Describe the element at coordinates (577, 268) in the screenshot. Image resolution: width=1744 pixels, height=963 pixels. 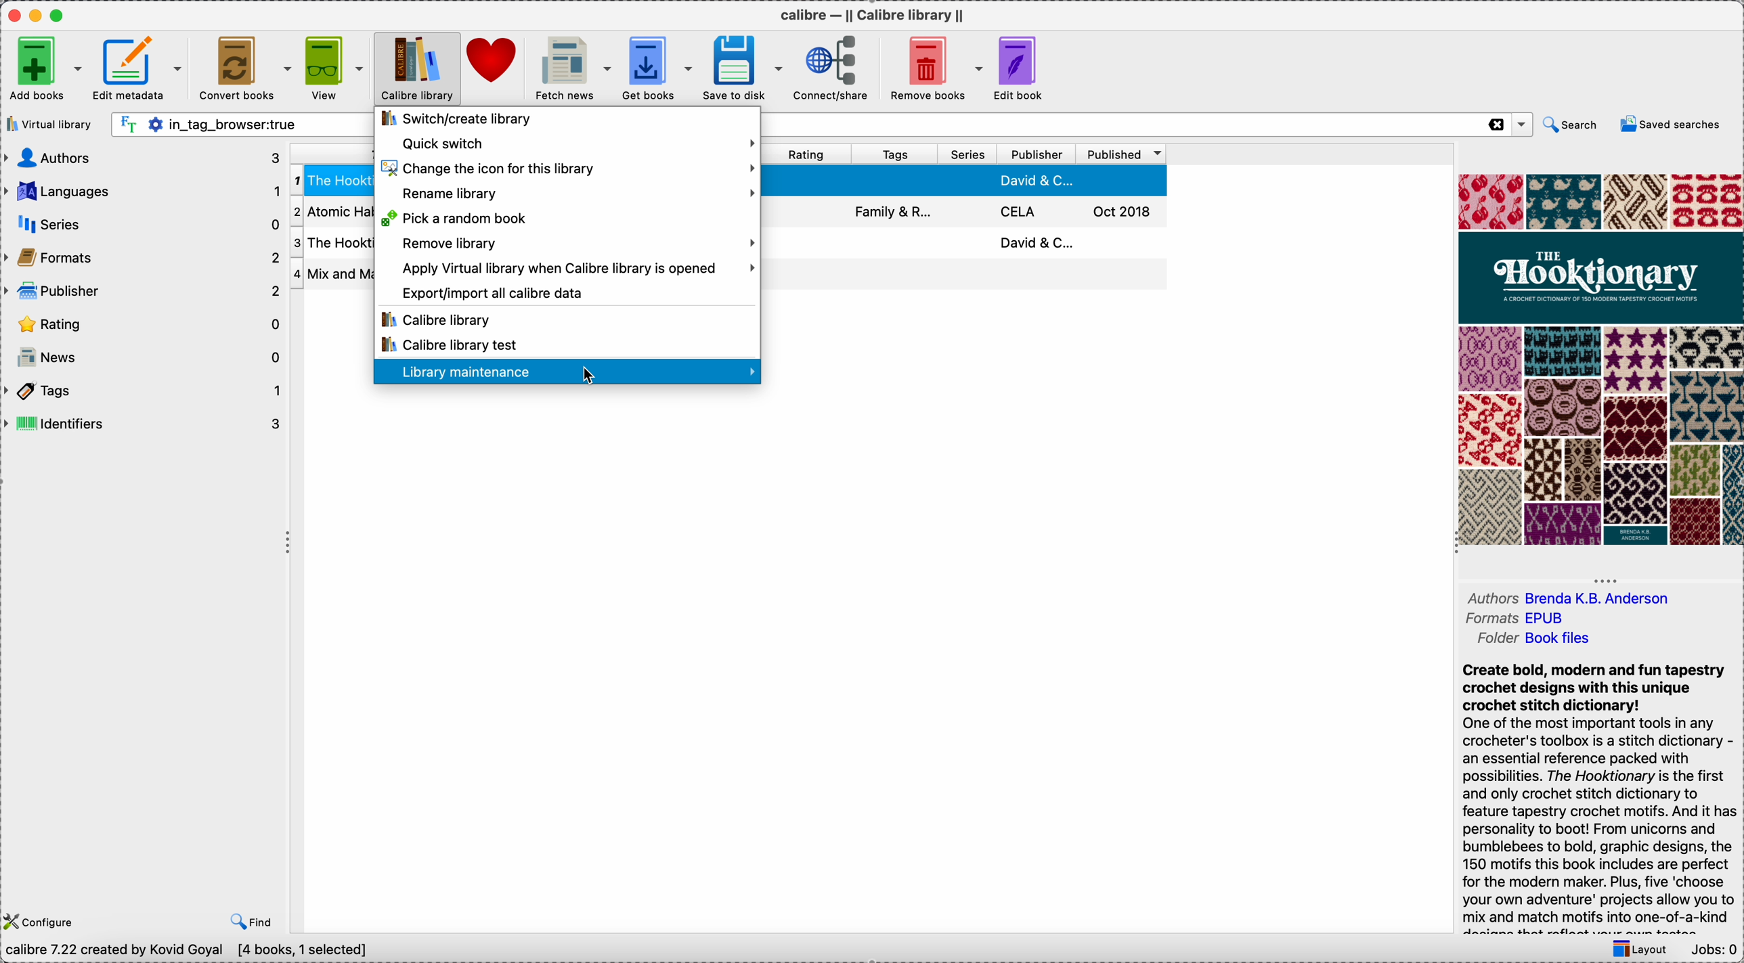
I see `apply virtual library when Calibre library is opened` at that location.